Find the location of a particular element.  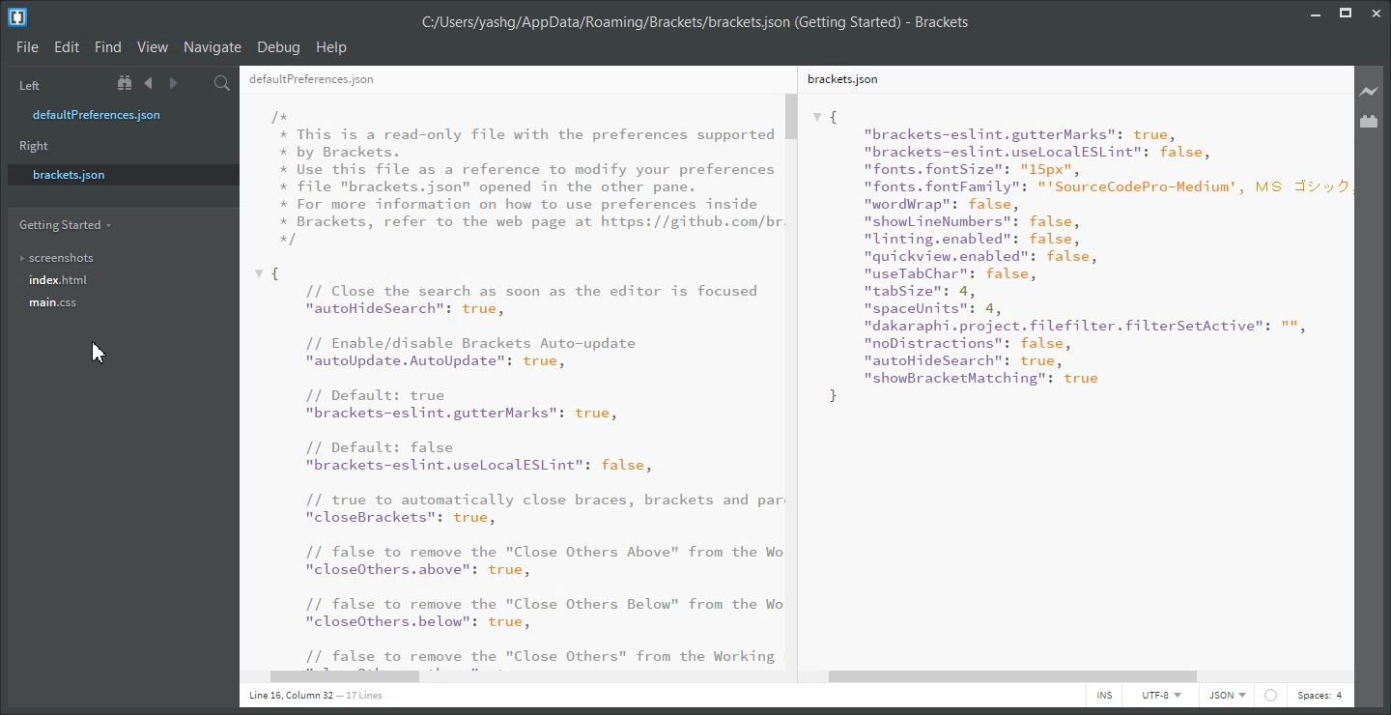

UTF-8 is located at coordinates (1160, 695).